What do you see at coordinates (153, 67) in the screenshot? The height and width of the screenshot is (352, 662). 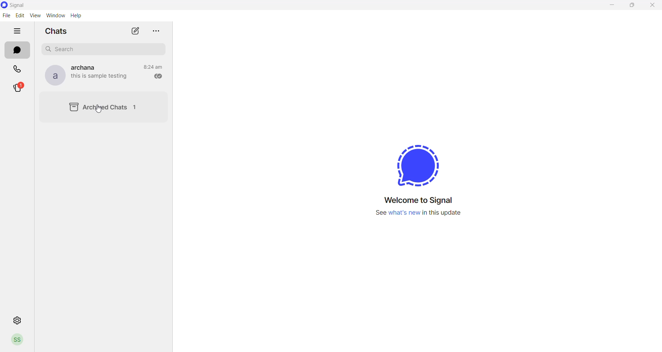 I see `last message timeframe` at bounding box center [153, 67].